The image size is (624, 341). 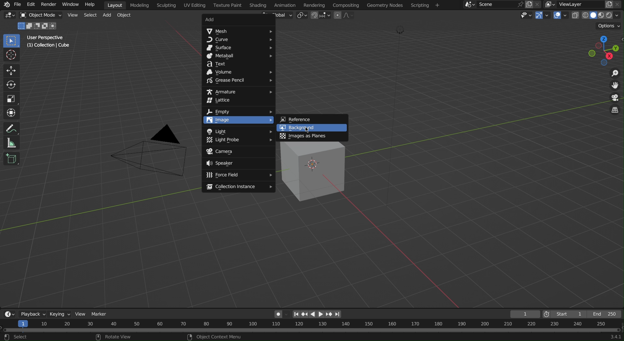 What do you see at coordinates (604, 51) in the screenshot?
I see `Viewport` at bounding box center [604, 51].